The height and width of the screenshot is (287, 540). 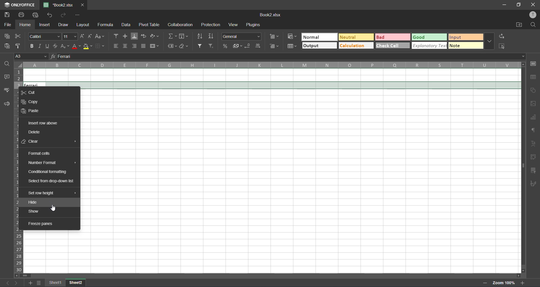 What do you see at coordinates (241, 36) in the screenshot?
I see `number format` at bounding box center [241, 36].